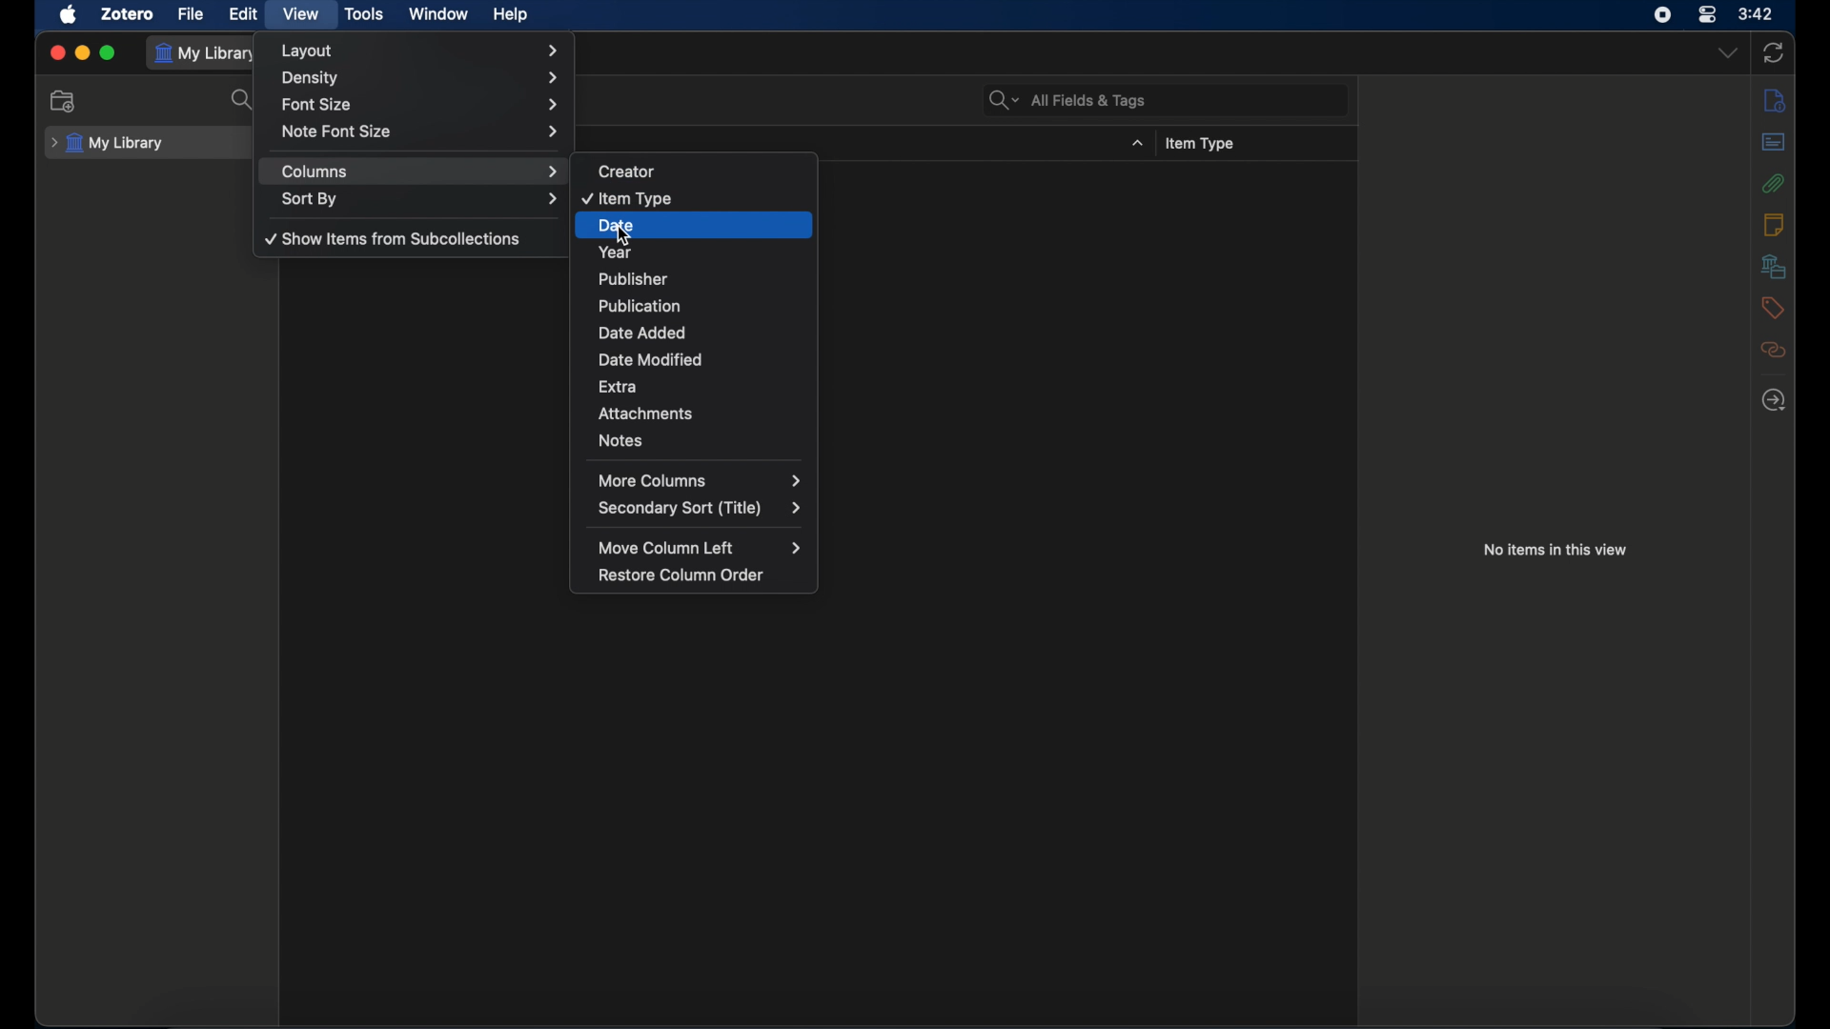 The width and height of the screenshot is (1830, 1029). I want to click on time, so click(1757, 14).